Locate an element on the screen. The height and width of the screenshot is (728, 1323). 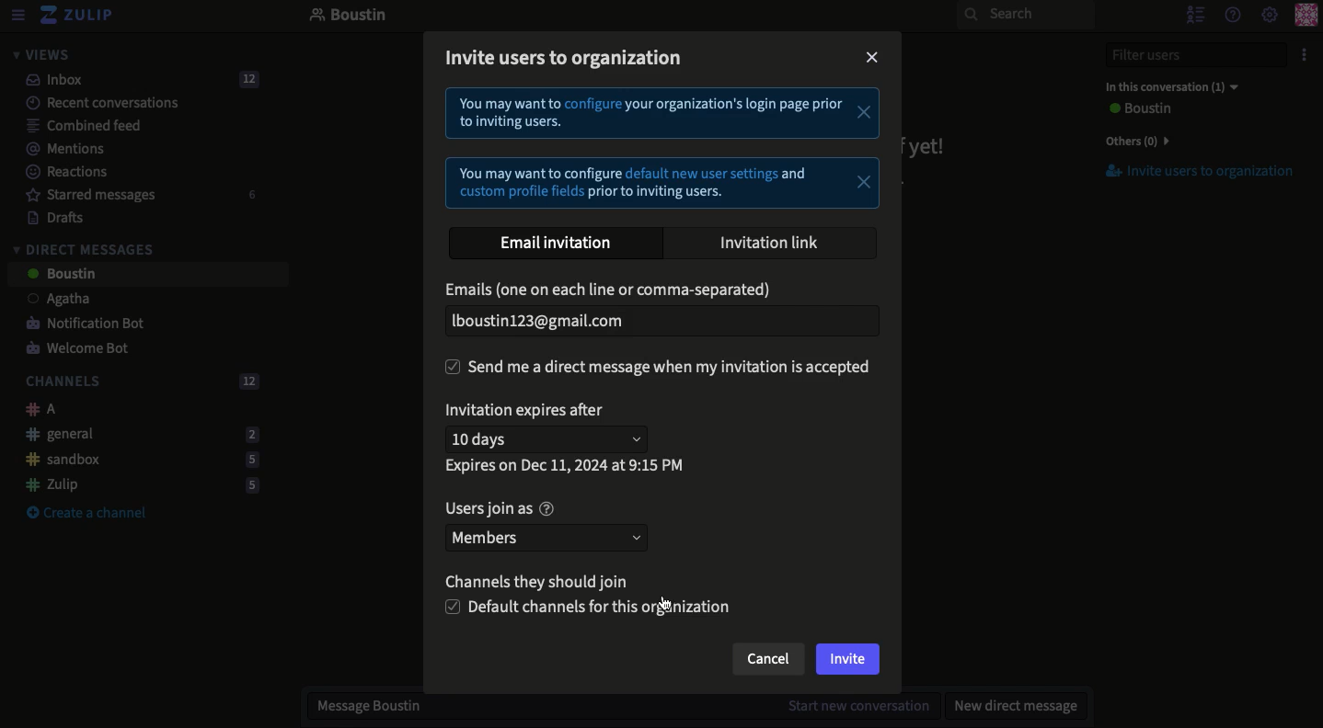
Zulip is located at coordinates (136, 484).